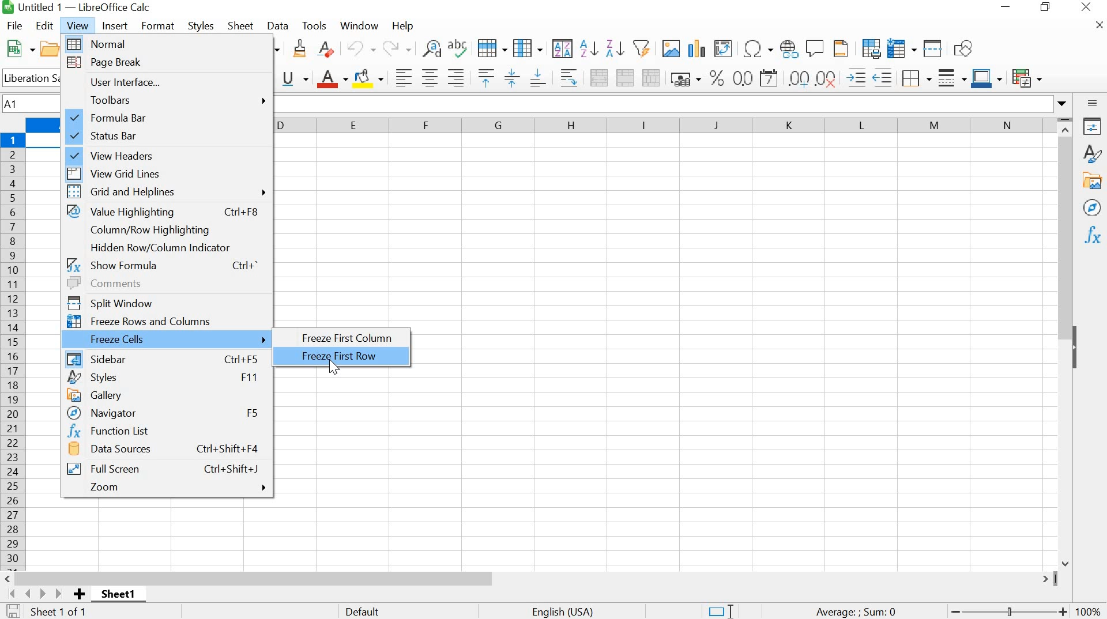 The image size is (1107, 619). I want to click on ZOOM FACTOR, so click(1090, 604).